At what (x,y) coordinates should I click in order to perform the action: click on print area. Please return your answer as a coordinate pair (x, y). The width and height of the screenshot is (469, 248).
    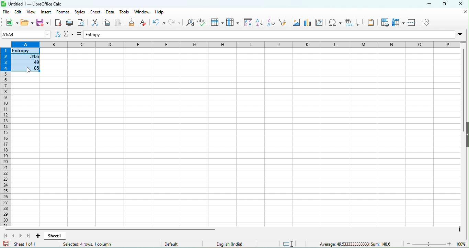
    Looking at the image, I should click on (385, 24).